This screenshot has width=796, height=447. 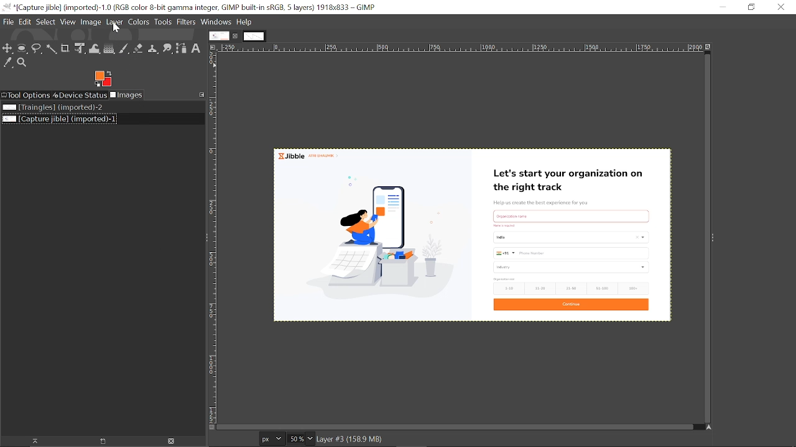 What do you see at coordinates (213, 47) in the screenshot?
I see `Access this image menu` at bounding box center [213, 47].